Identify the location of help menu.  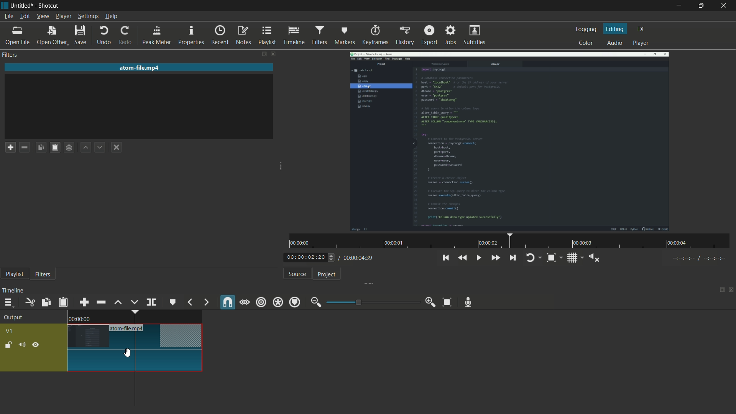
(112, 16).